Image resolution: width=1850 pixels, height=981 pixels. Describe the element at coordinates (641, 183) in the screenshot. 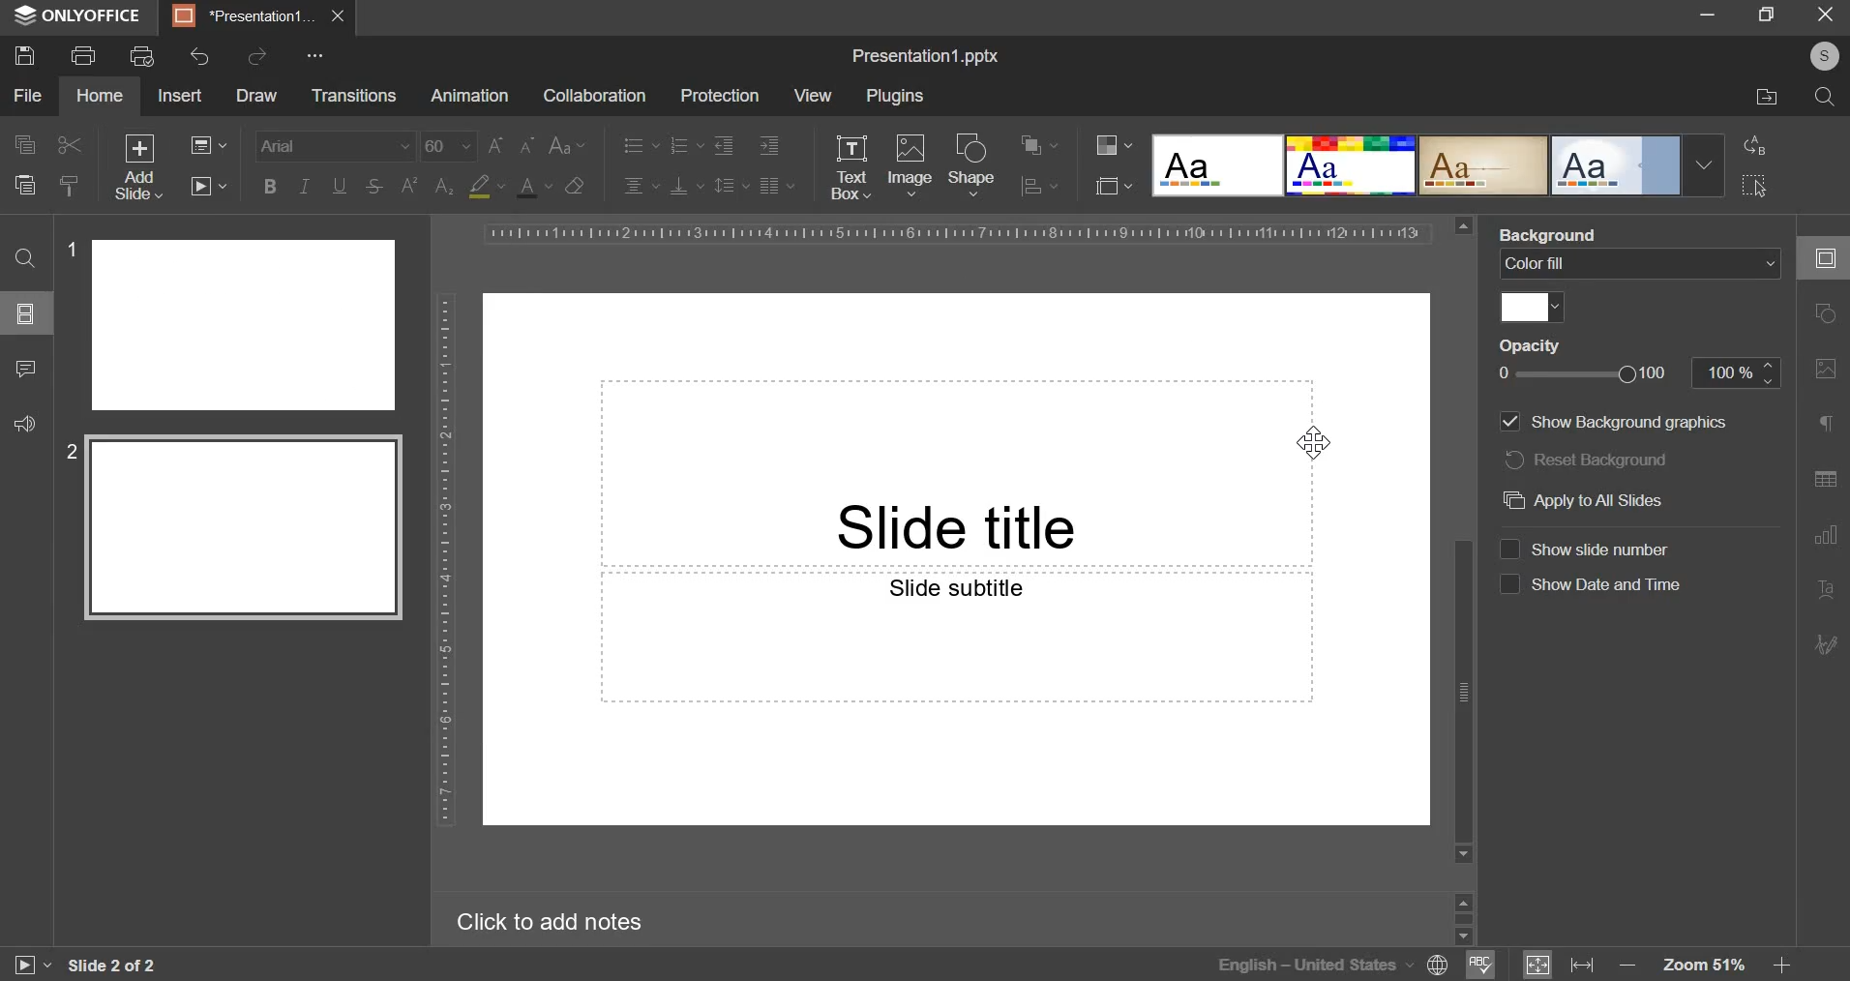

I see `horizontal alignment` at that location.